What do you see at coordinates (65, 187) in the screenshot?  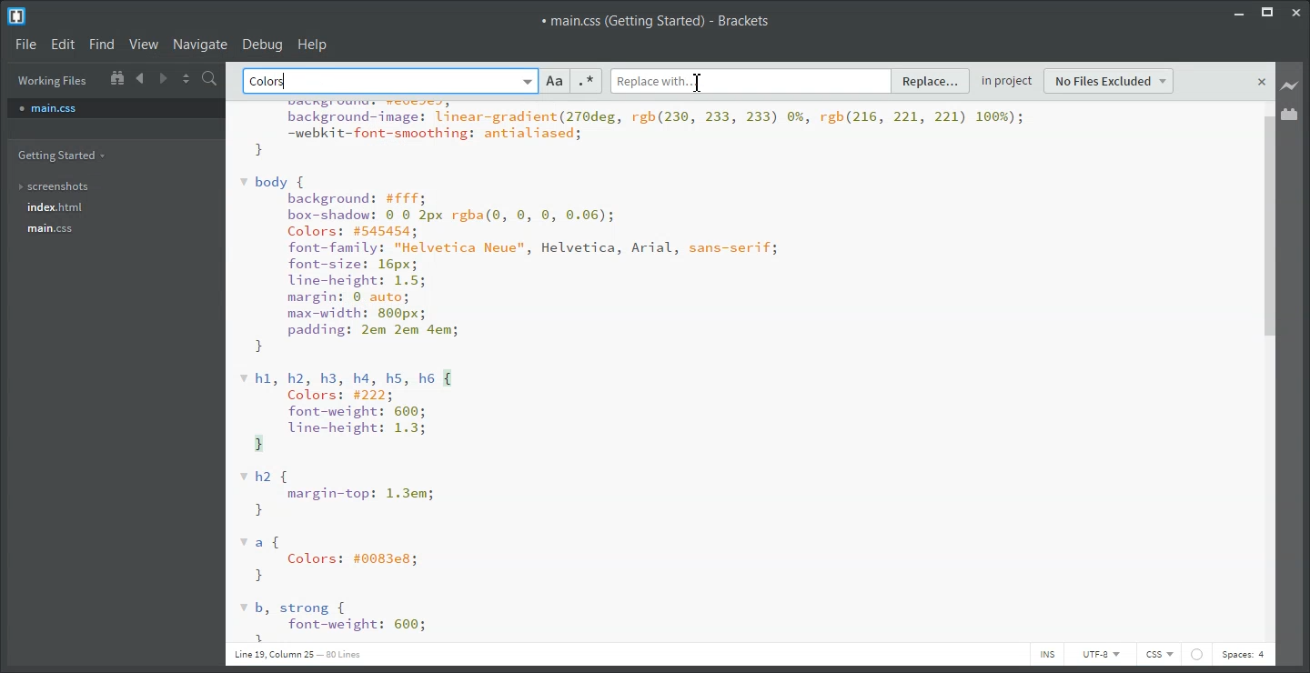 I see `screenshots` at bounding box center [65, 187].